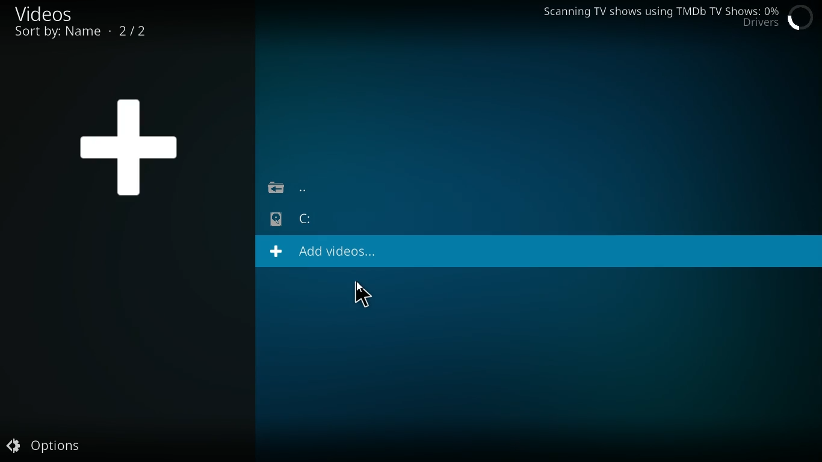 This screenshot has width=822, height=462. Describe the element at coordinates (659, 19) in the screenshot. I see `Scanning TV shows using TMDb TV Shows: 0%
Drivers` at that location.